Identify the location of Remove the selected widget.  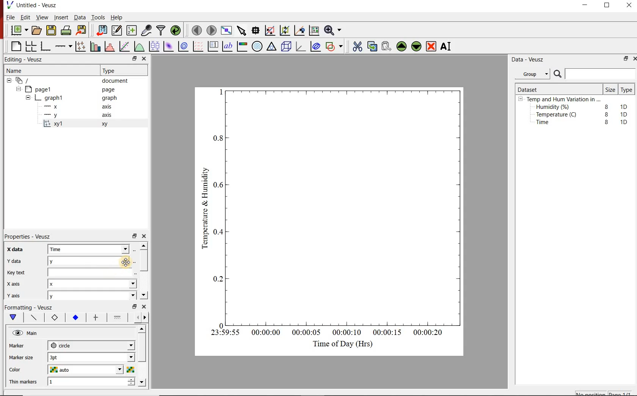
(432, 46).